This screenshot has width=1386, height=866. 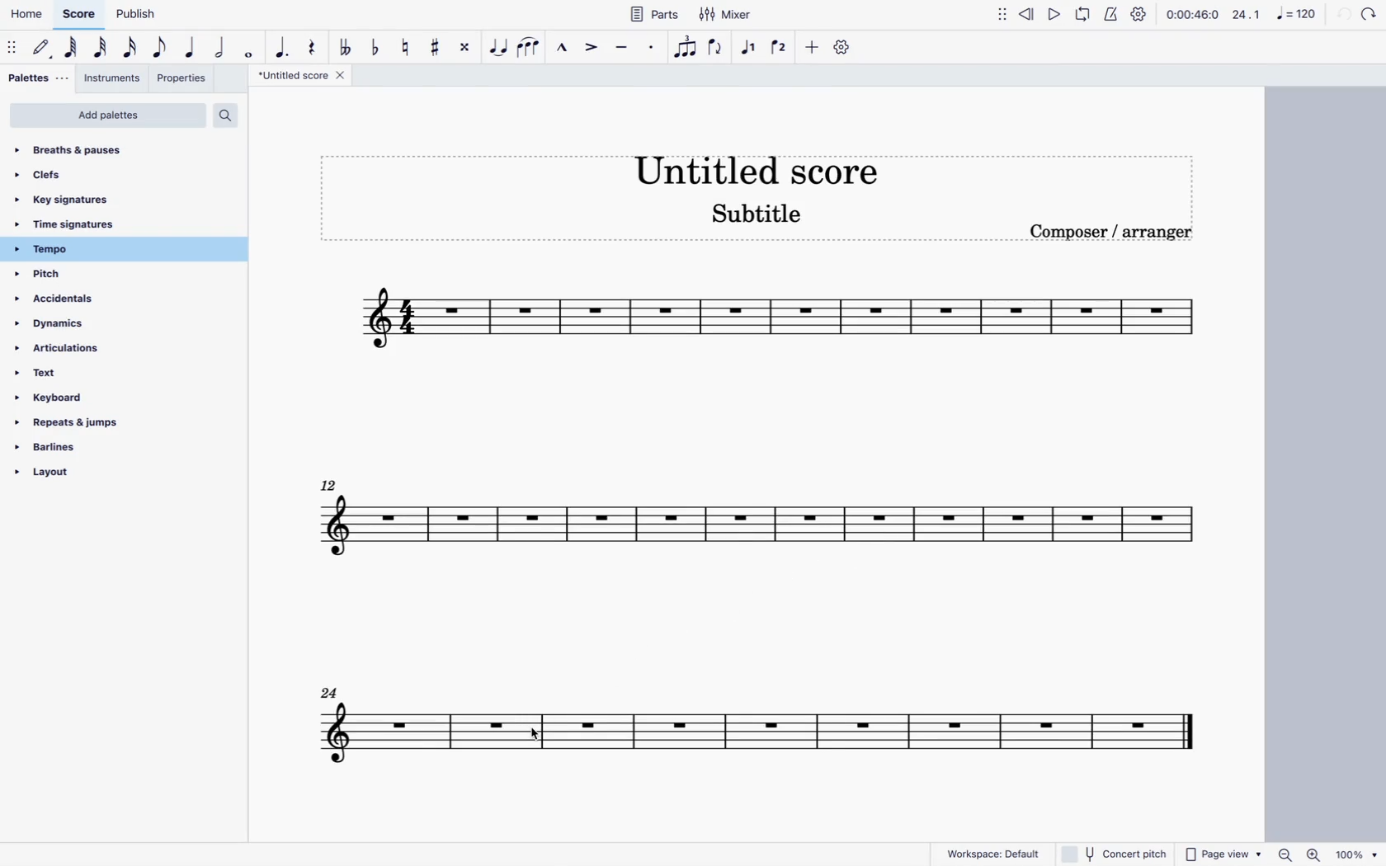 What do you see at coordinates (102, 49) in the screenshot?
I see `32nd note` at bounding box center [102, 49].